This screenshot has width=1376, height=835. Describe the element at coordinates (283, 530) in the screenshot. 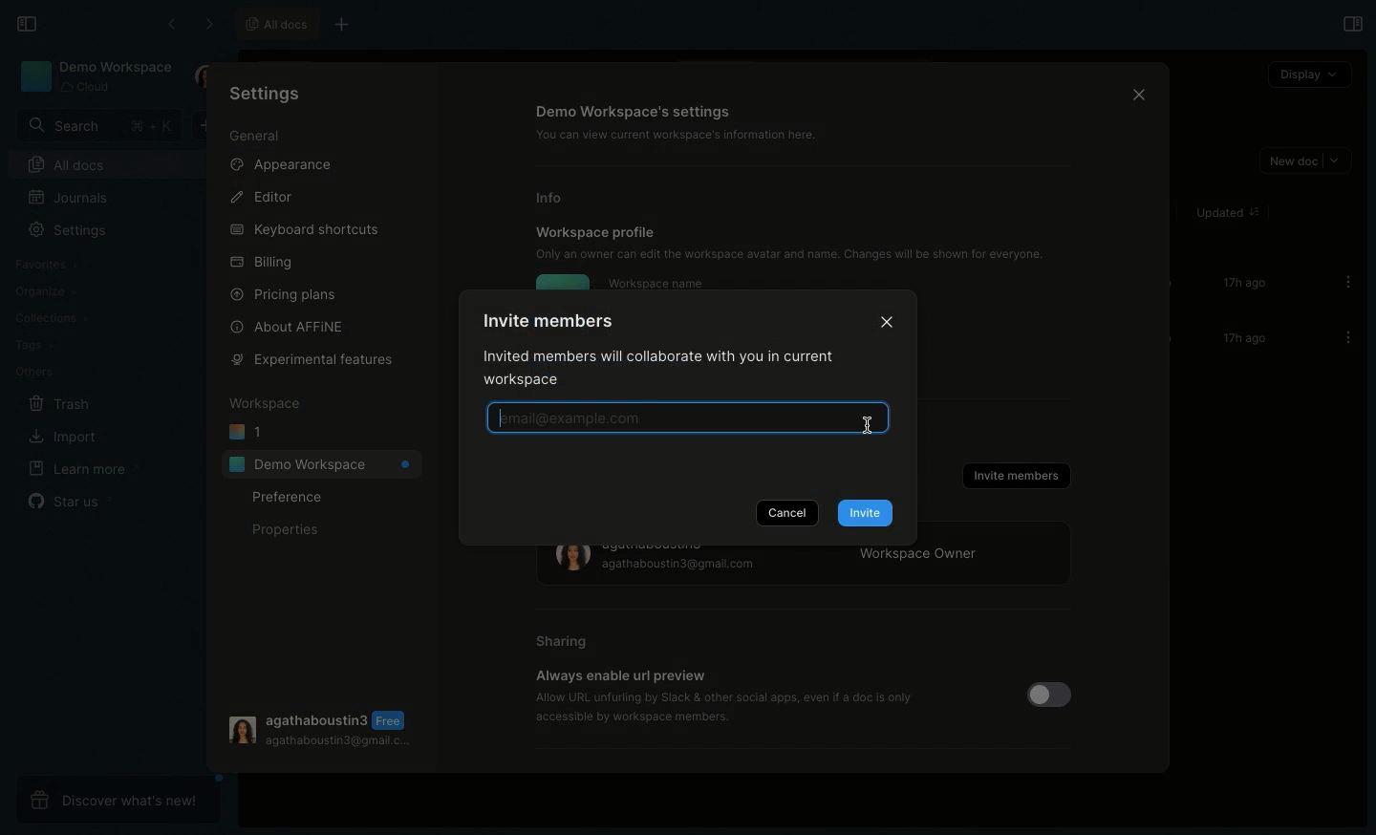

I see `Properties` at that location.